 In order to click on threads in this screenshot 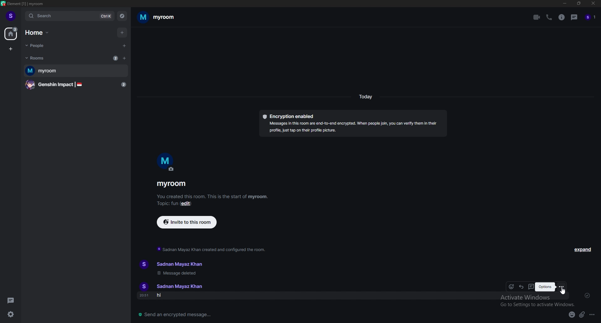, I will do `click(12, 300)`.